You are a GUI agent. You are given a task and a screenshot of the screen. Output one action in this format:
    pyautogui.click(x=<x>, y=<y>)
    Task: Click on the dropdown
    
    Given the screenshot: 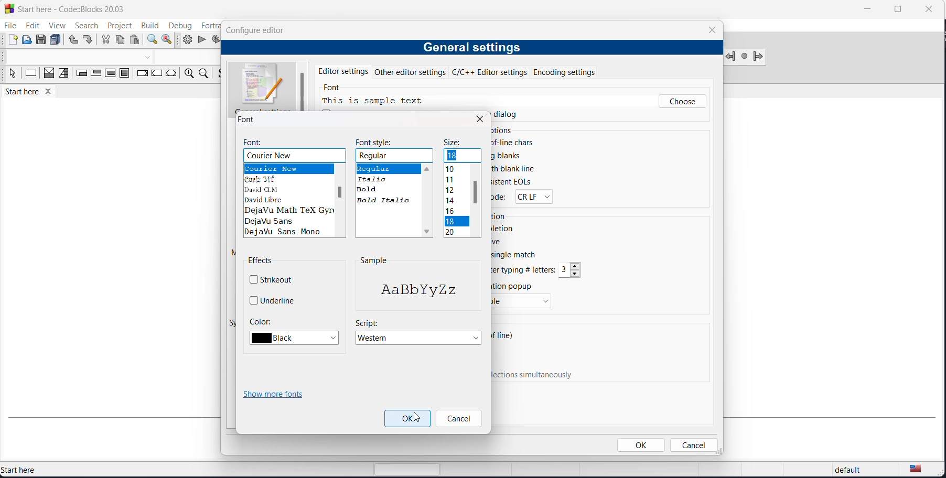 What is the action you would take?
    pyautogui.click(x=149, y=57)
    